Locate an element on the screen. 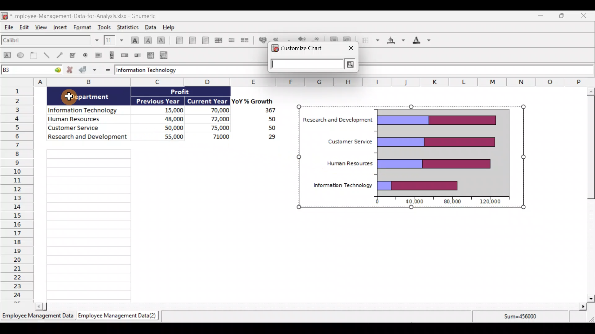  Cancel change is located at coordinates (70, 71).